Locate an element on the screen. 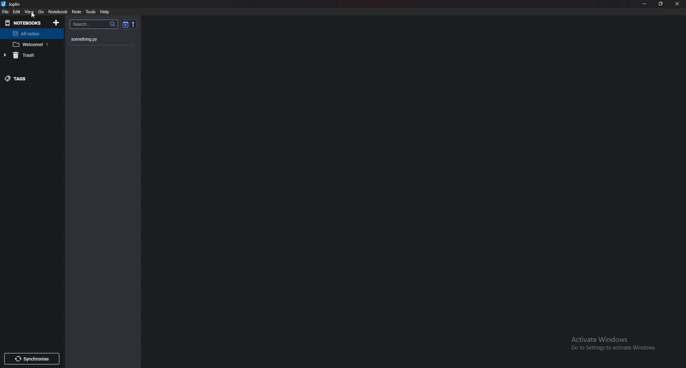 The image size is (686, 368). All notes is located at coordinates (30, 34).